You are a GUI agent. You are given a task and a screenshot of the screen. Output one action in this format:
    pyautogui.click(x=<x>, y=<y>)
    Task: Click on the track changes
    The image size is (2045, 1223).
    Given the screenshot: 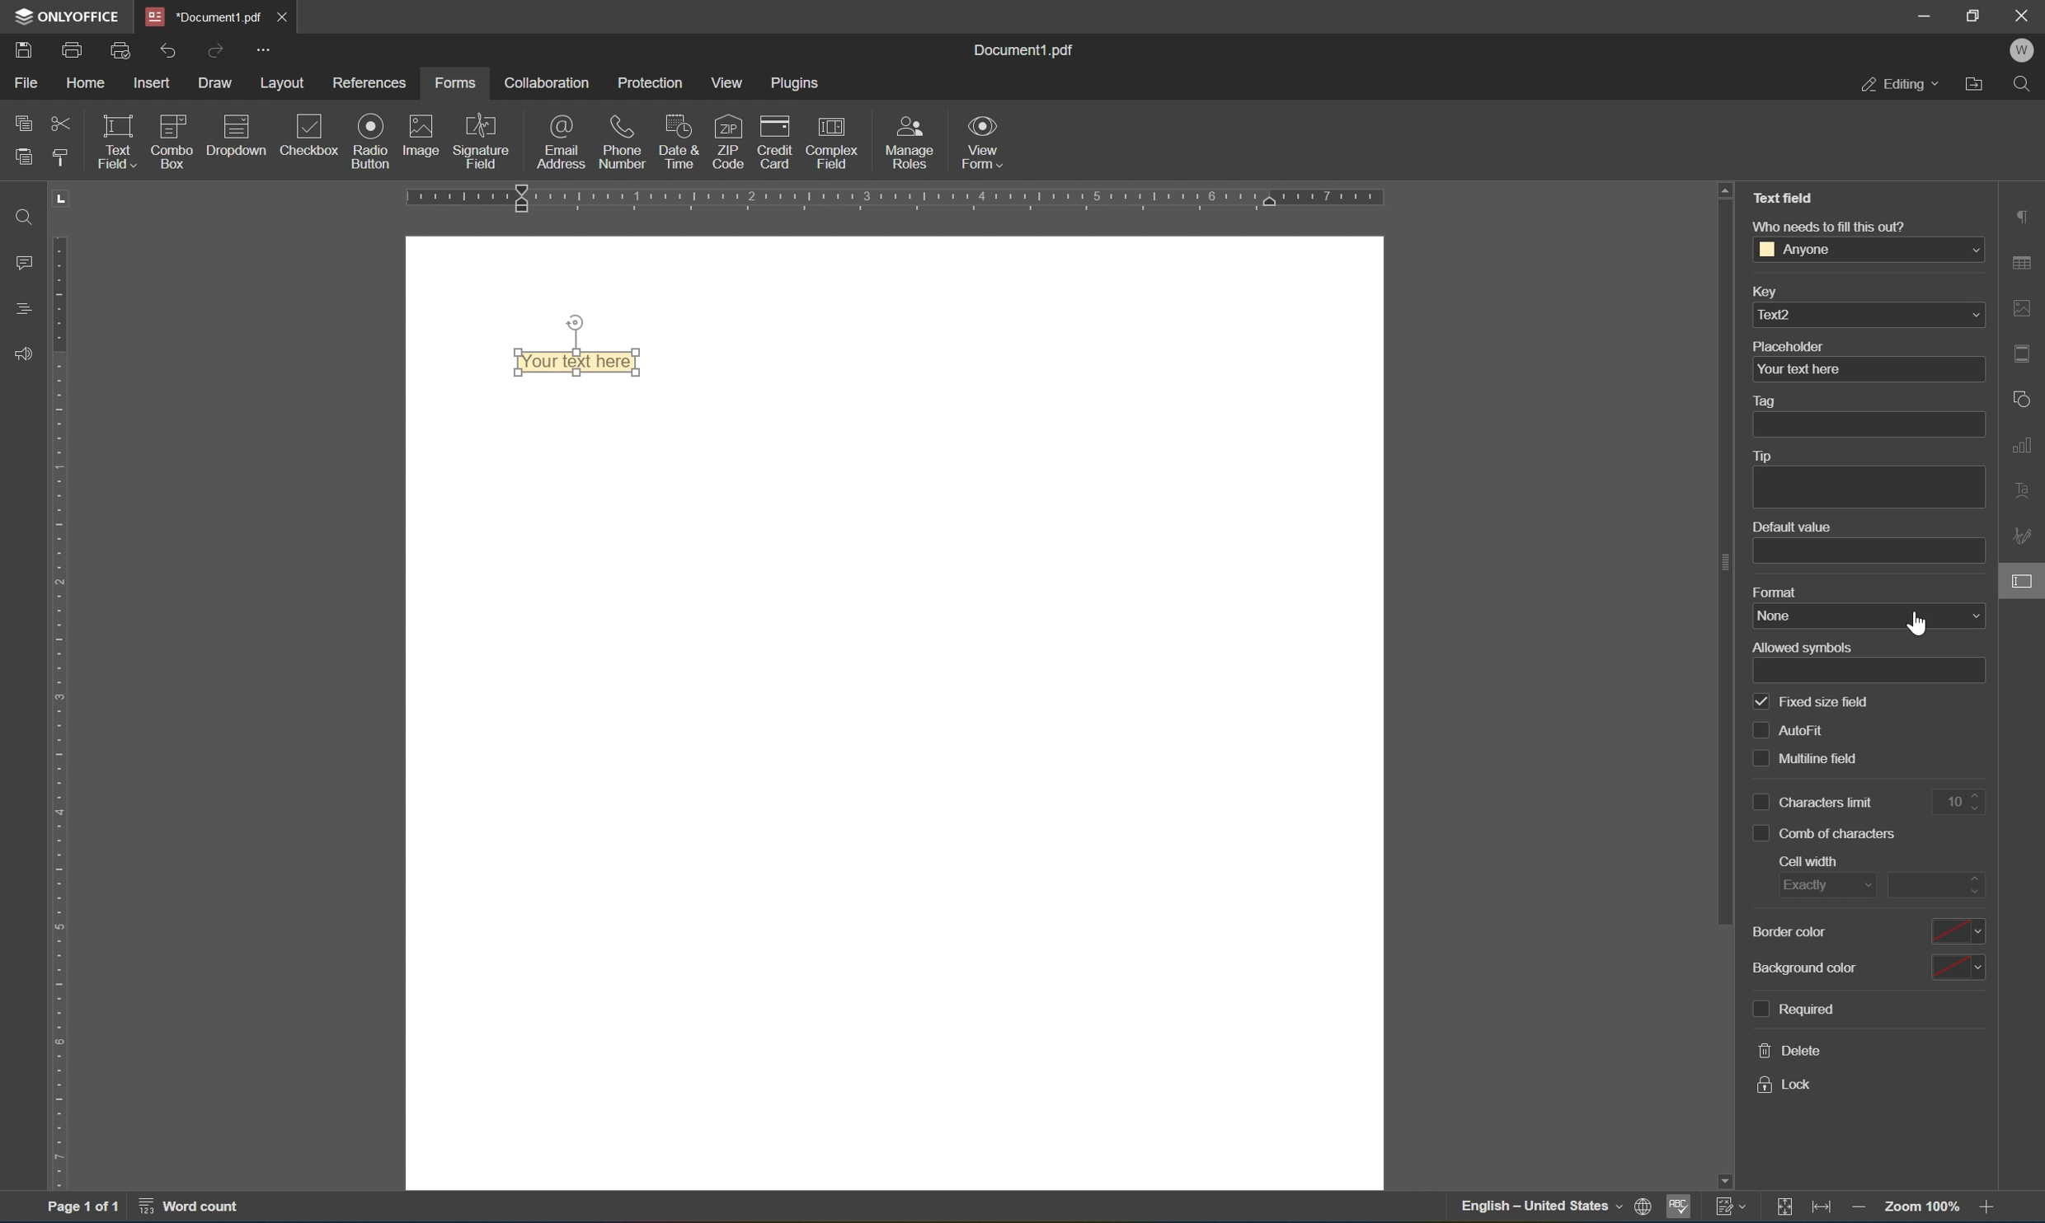 What is the action you would take?
    pyautogui.click(x=1728, y=1208)
    